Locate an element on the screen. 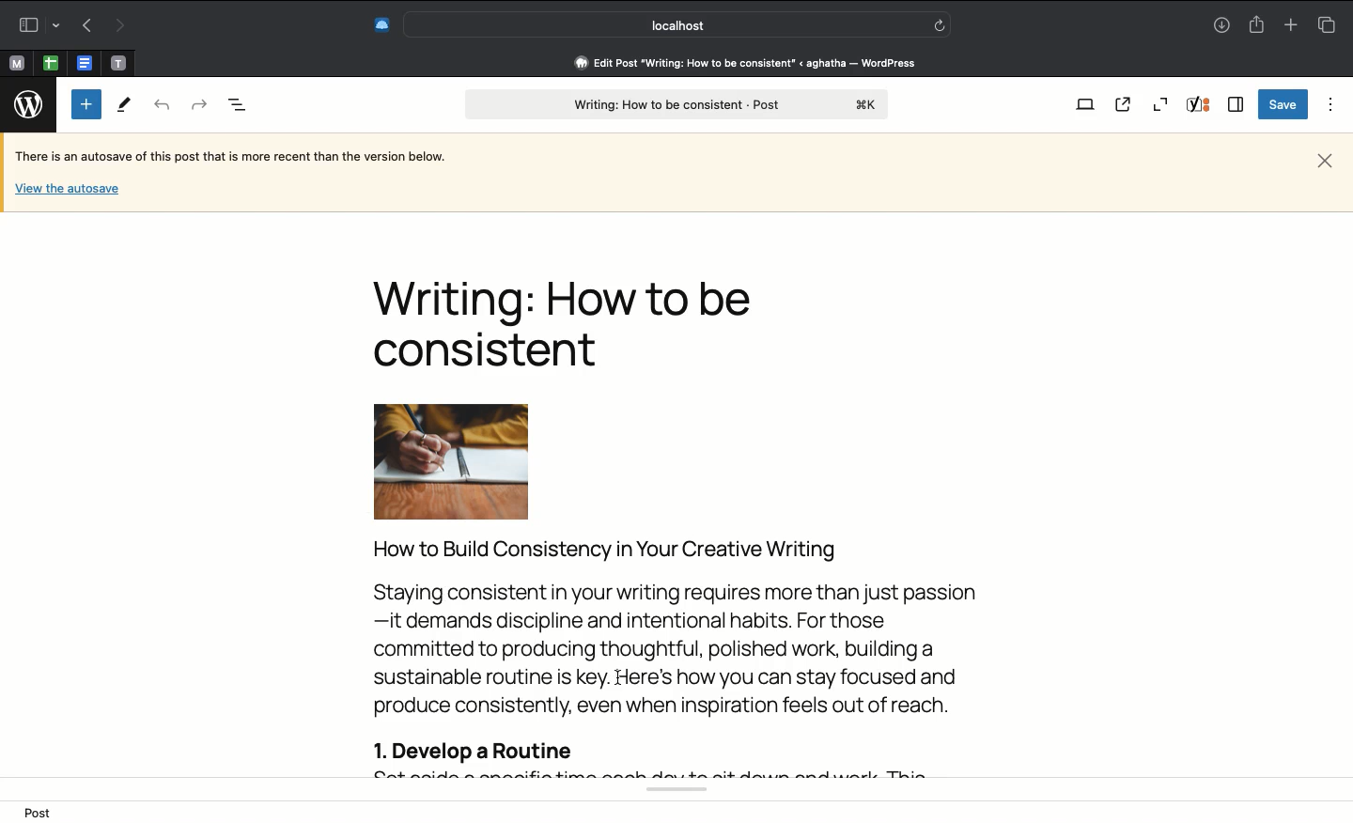 The width and height of the screenshot is (1353, 823). Yoast is located at coordinates (1201, 106).